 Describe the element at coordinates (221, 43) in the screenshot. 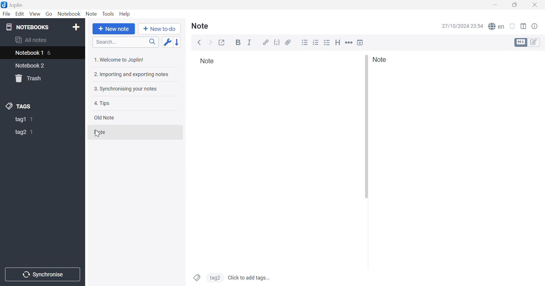

I see `Toggle external editing` at that location.